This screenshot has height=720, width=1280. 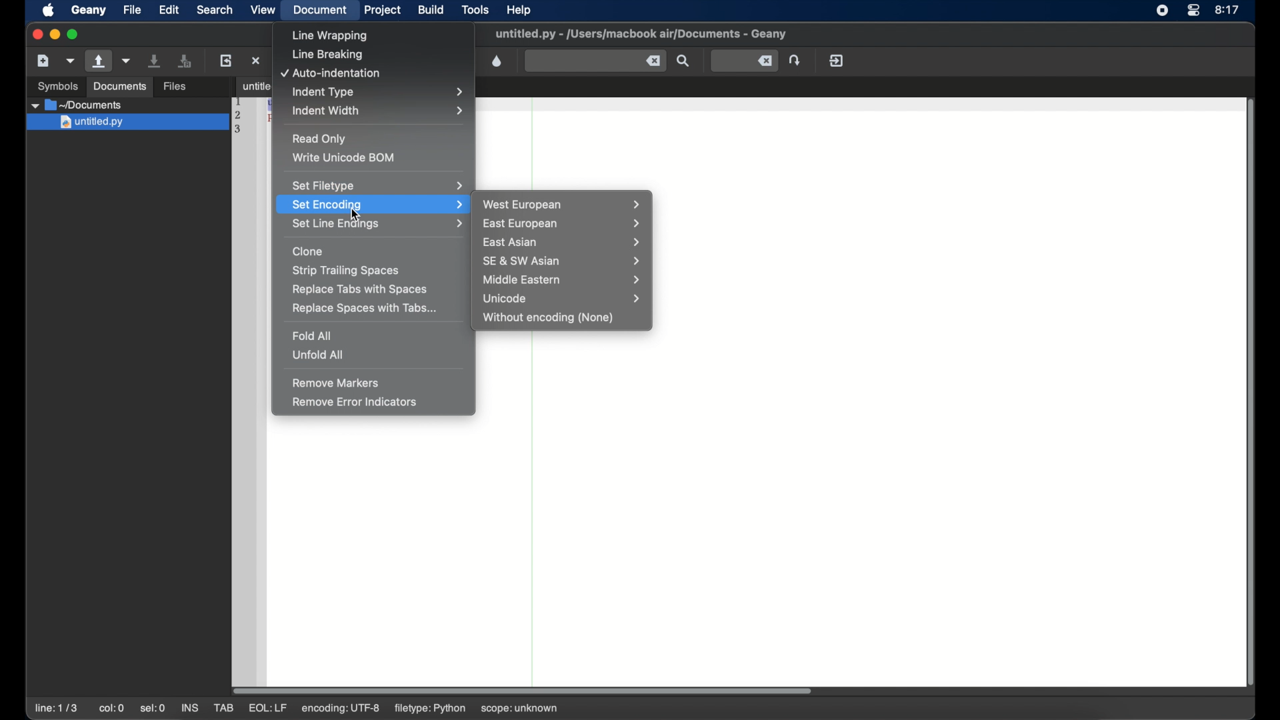 I want to click on strip trailing spaces, so click(x=347, y=271).